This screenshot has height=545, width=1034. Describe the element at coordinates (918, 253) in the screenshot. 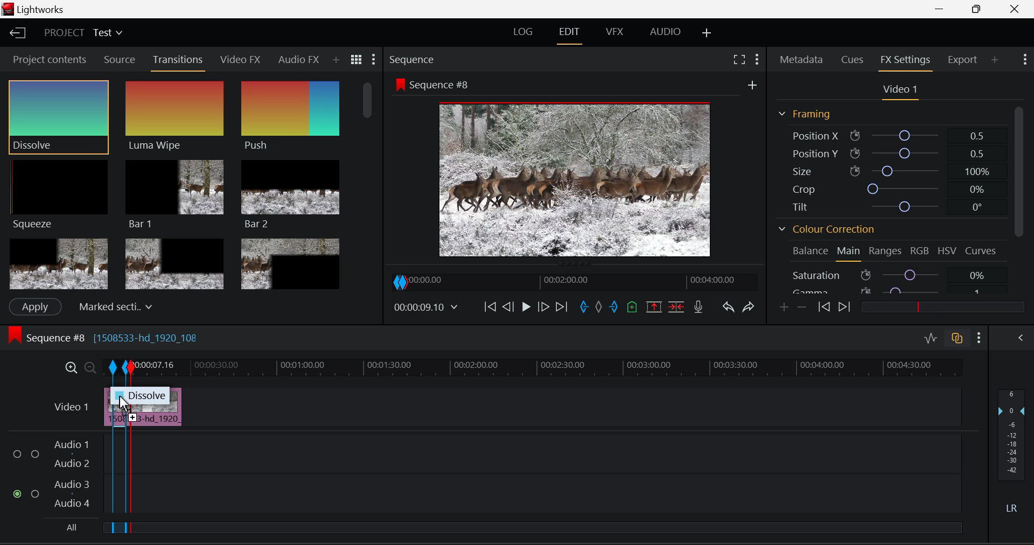

I see `RGB` at that location.